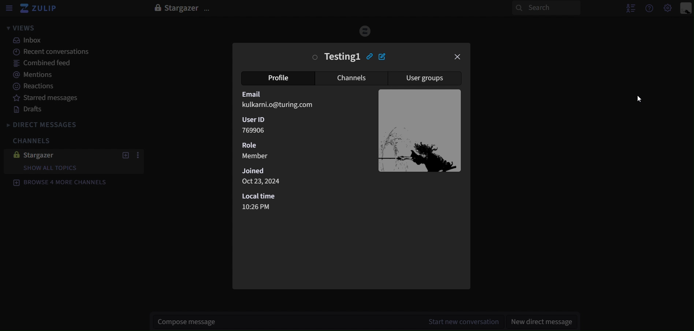 This screenshot has height=331, width=694. What do you see at coordinates (650, 9) in the screenshot?
I see `help` at bounding box center [650, 9].